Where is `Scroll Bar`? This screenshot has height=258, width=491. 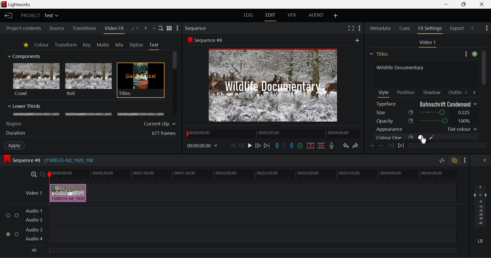 Scroll Bar is located at coordinates (484, 95).